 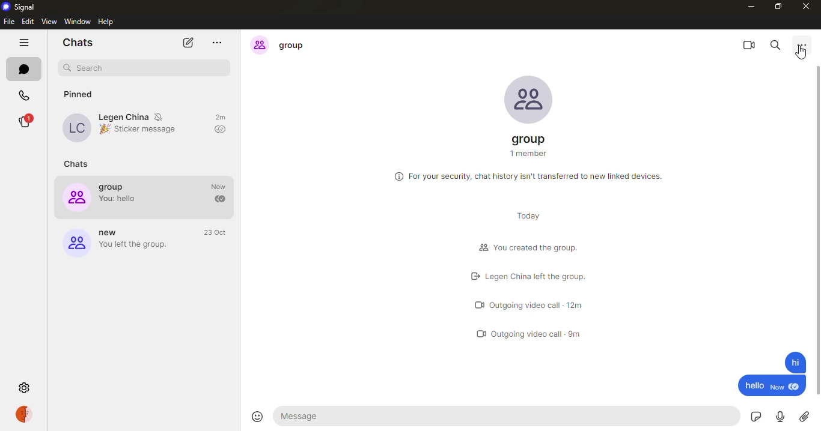 I want to click on today, so click(x=533, y=215).